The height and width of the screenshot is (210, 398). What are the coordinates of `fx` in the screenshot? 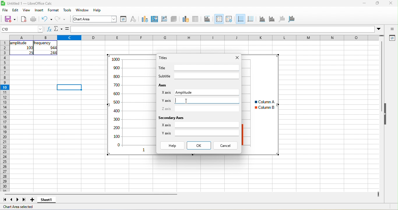 It's located at (50, 29).